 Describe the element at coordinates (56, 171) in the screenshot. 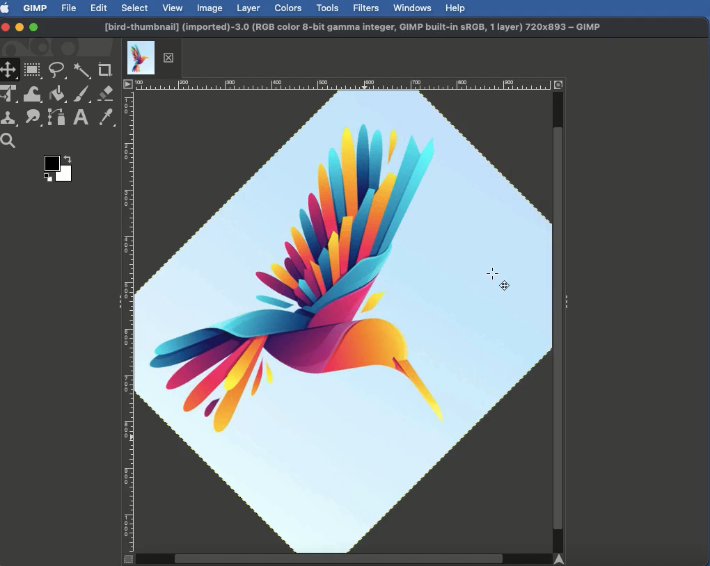

I see `Color` at that location.